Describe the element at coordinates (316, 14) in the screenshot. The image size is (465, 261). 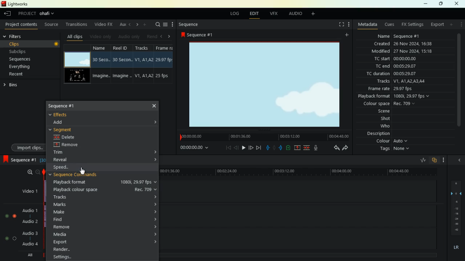
I see `add` at that location.